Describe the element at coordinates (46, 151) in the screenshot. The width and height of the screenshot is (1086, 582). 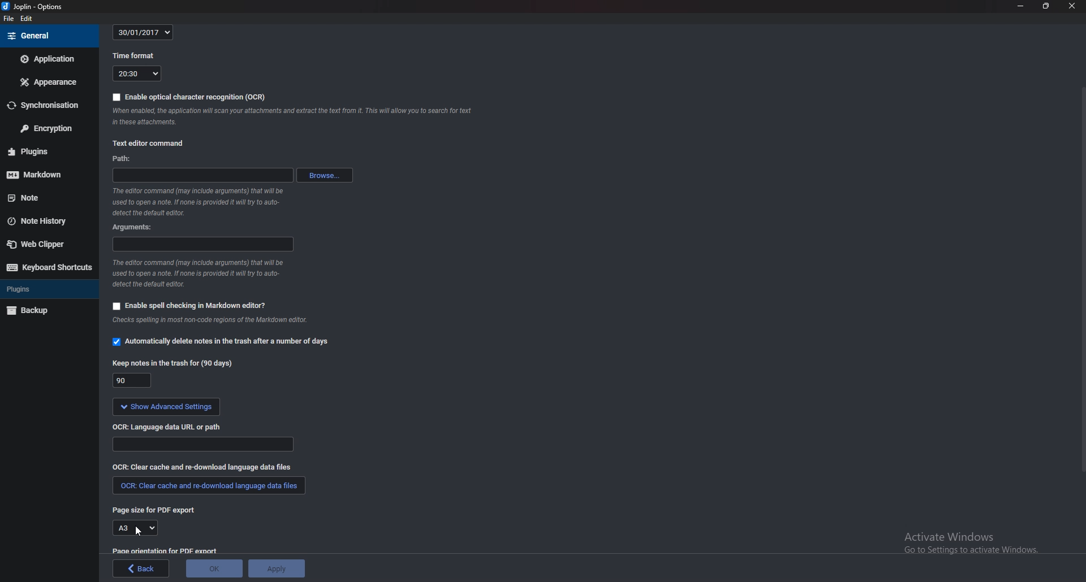
I see `Plugins` at that location.